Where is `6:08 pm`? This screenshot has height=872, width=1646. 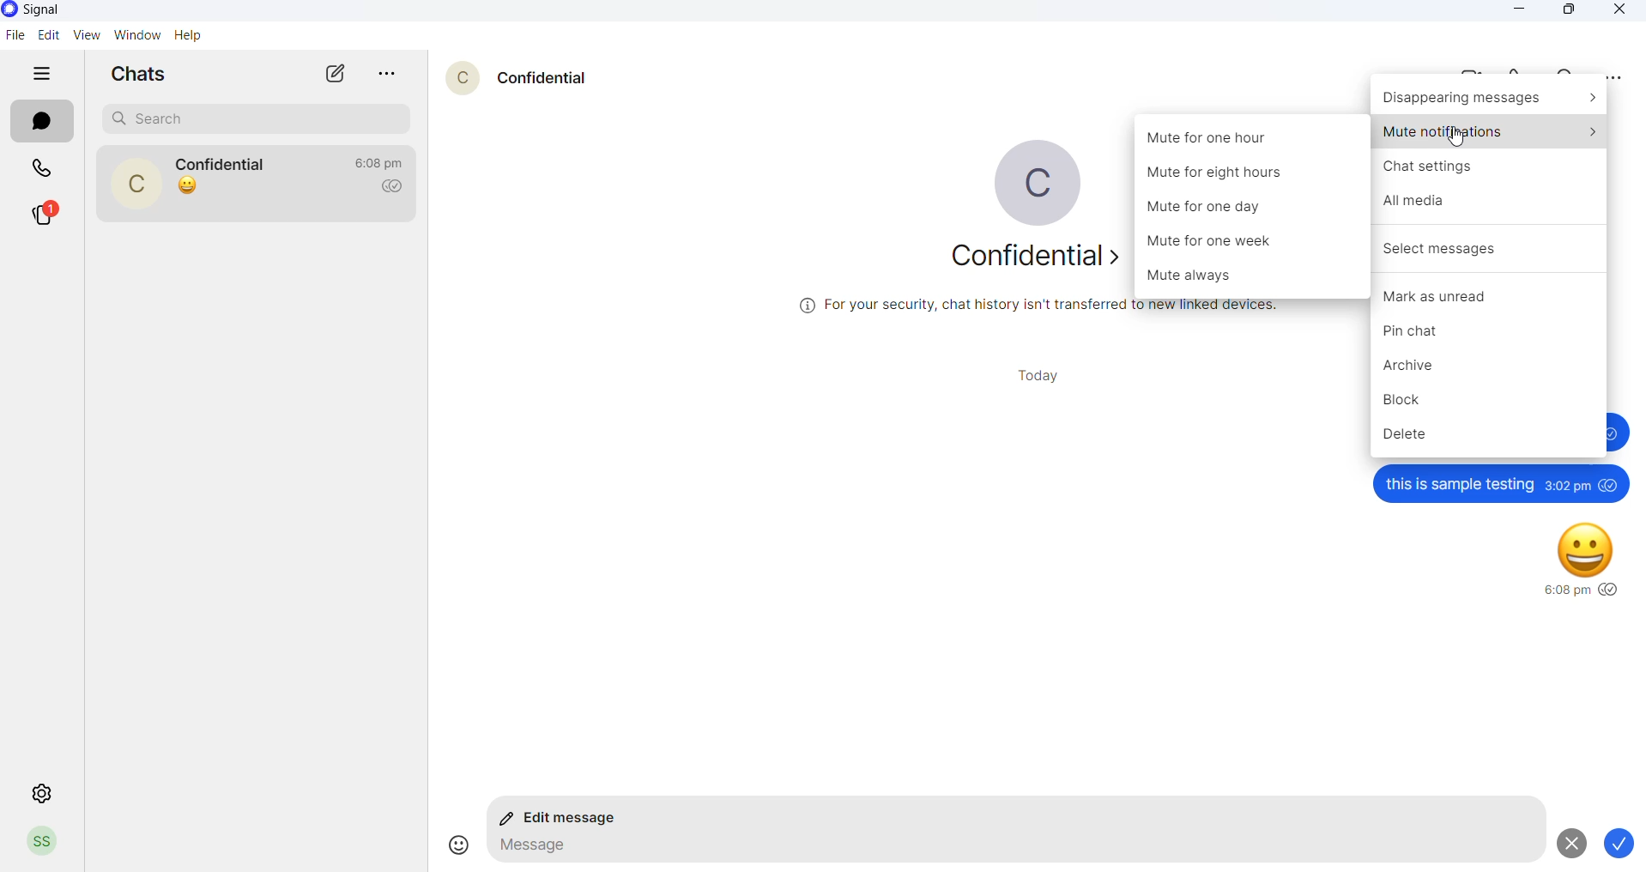 6:08 pm is located at coordinates (1564, 591).